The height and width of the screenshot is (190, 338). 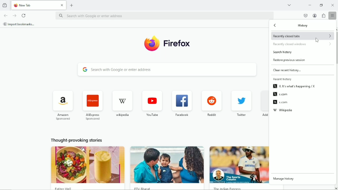 What do you see at coordinates (315, 16) in the screenshot?
I see `account` at bounding box center [315, 16].